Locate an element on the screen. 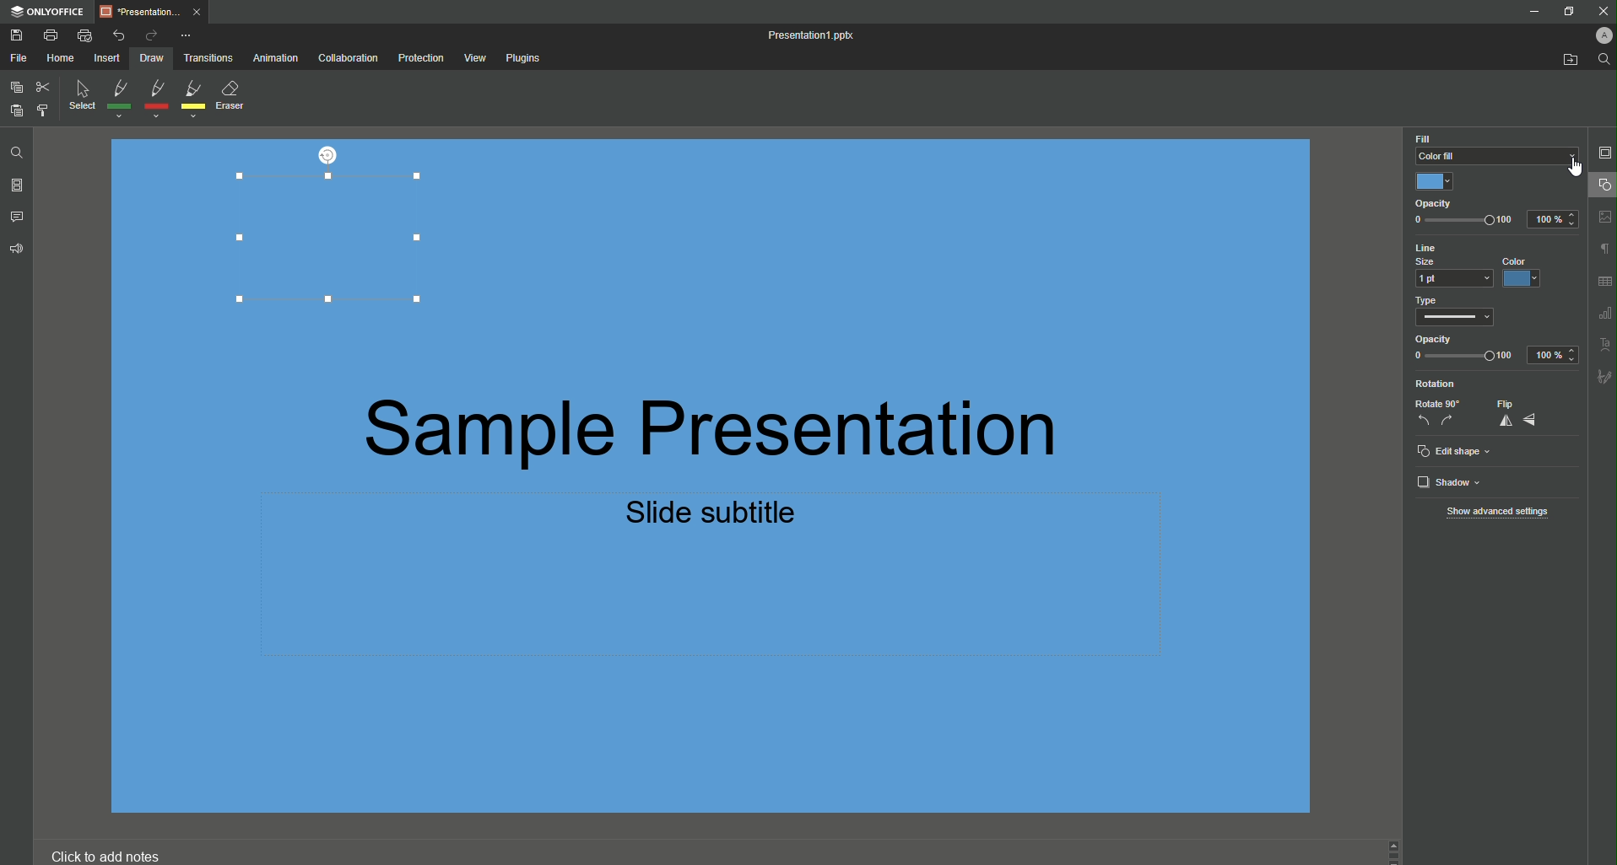 The width and height of the screenshot is (1617, 865). Yellow is located at coordinates (194, 99).